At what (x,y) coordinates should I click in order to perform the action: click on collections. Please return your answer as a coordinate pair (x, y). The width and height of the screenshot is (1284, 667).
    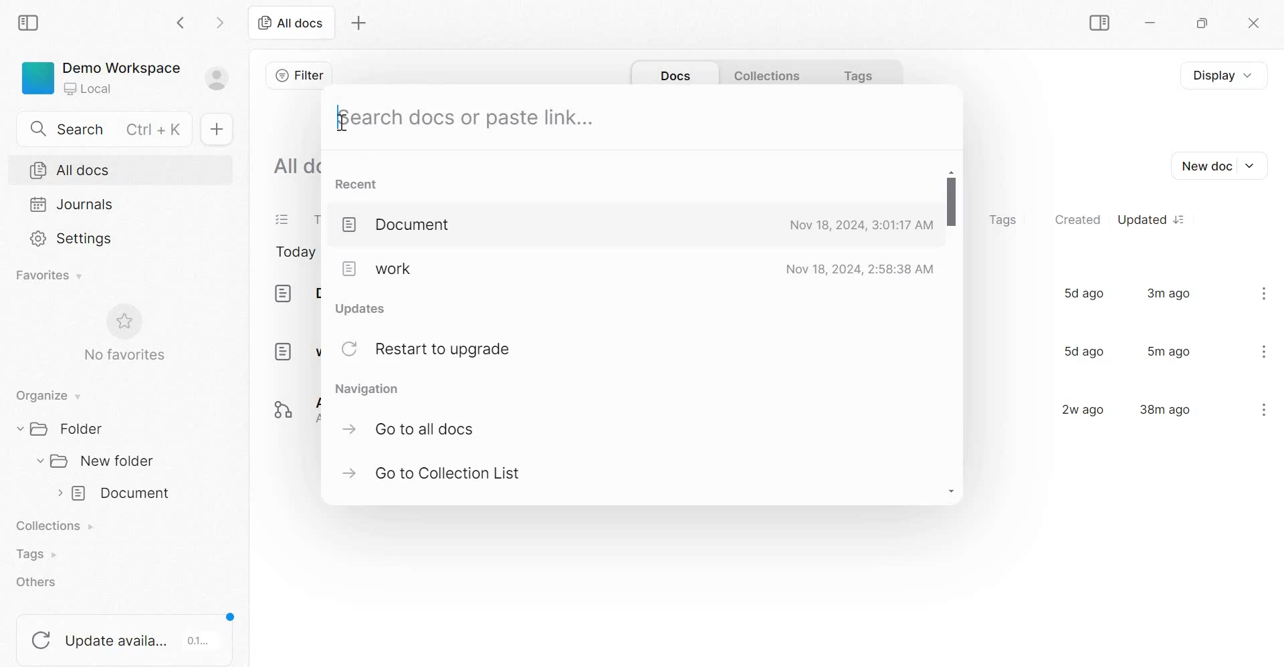
    Looking at the image, I should click on (768, 75).